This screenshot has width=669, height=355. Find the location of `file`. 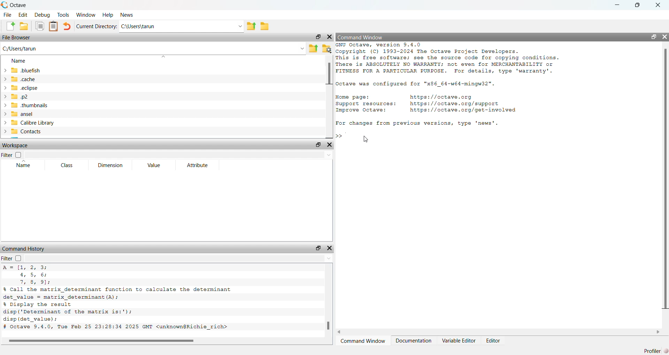

file is located at coordinates (7, 15).